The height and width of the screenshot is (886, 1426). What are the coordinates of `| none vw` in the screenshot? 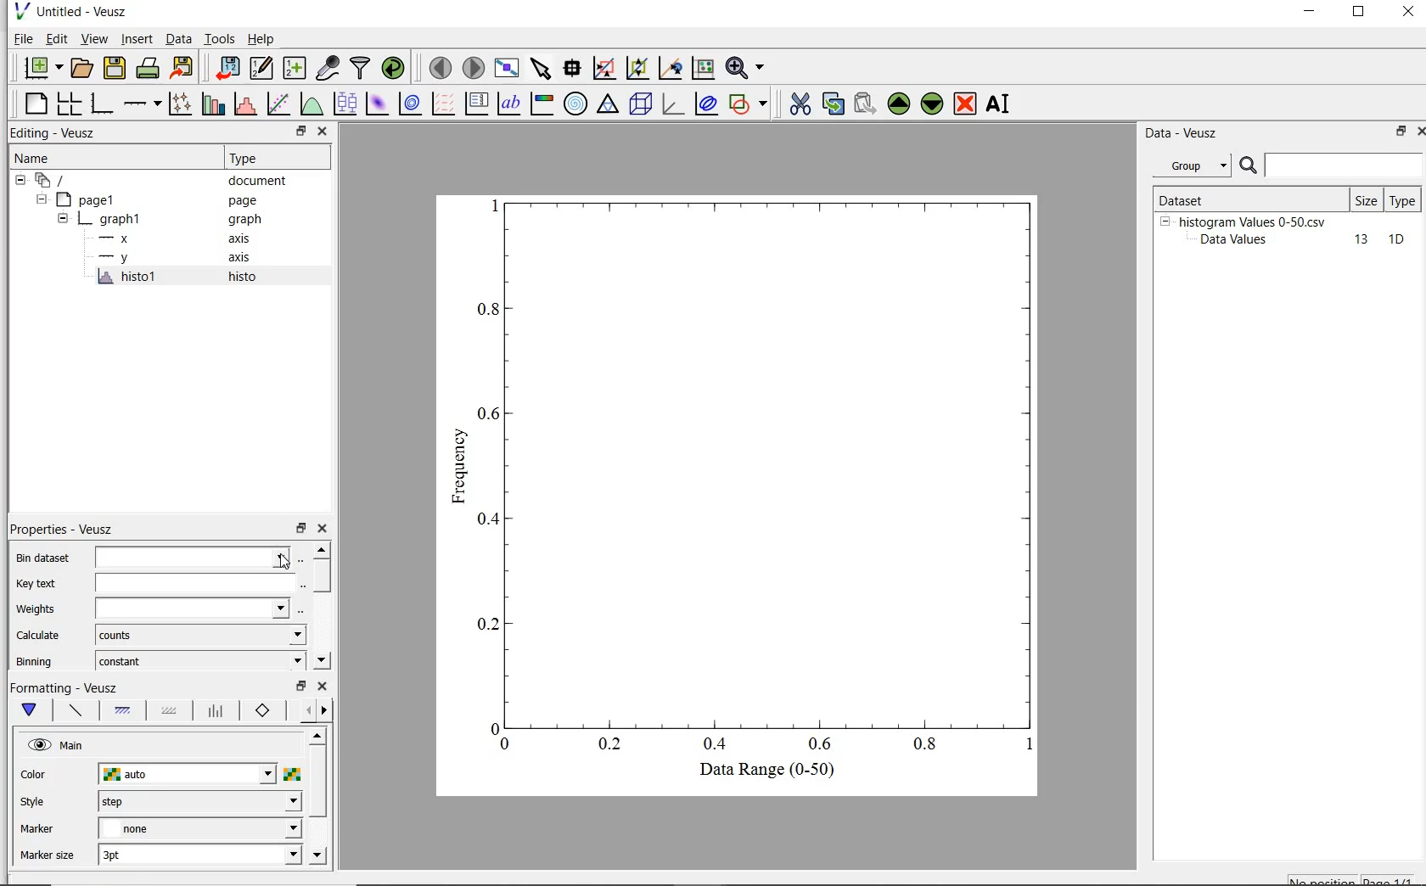 It's located at (199, 828).